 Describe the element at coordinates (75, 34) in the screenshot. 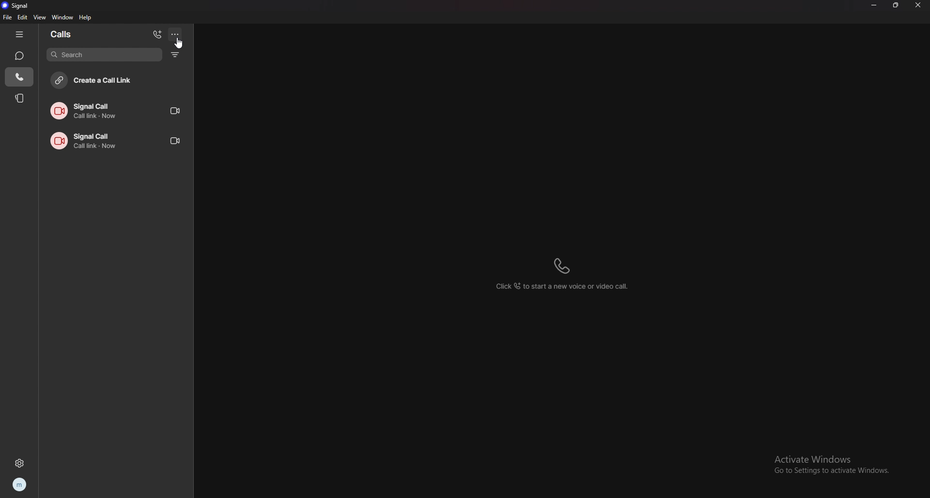

I see `calls` at that location.